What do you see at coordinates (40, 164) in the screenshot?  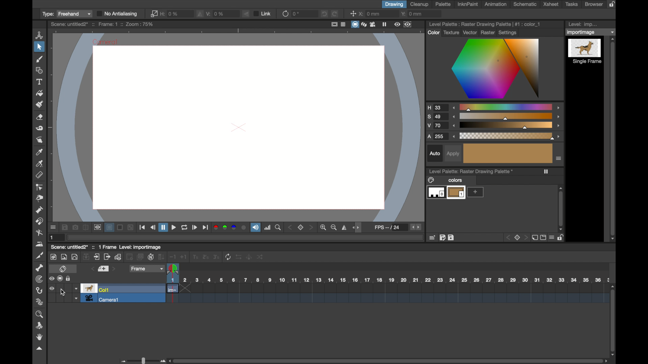 I see `rgbpicker tool` at bounding box center [40, 164].